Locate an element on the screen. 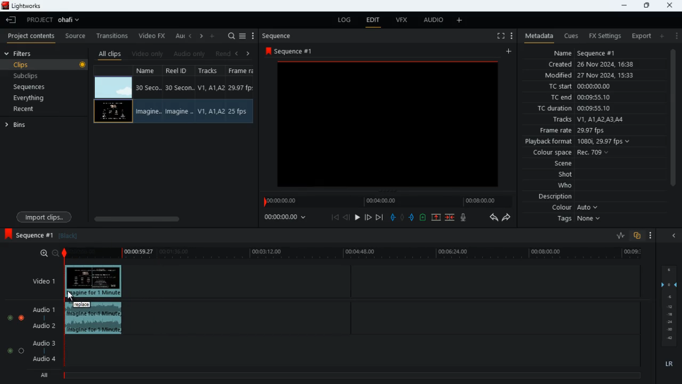  right is located at coordinates (202, 37).